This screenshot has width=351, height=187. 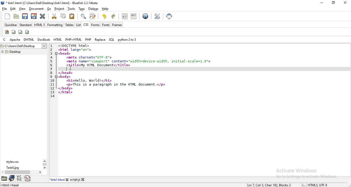 What do you see at coordinates (68, 179) in the screenshot?
I see `close` at bounding box center [68, 179].